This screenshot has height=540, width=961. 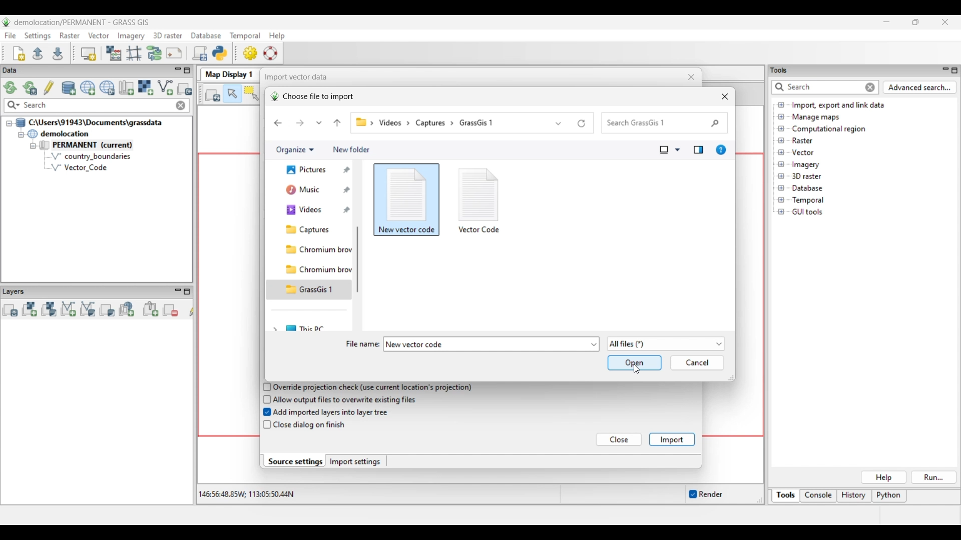 What do you see at coordinates (13, 105) in the screenshot?
I see `Search specific maps` at bounding box center [13, 105].